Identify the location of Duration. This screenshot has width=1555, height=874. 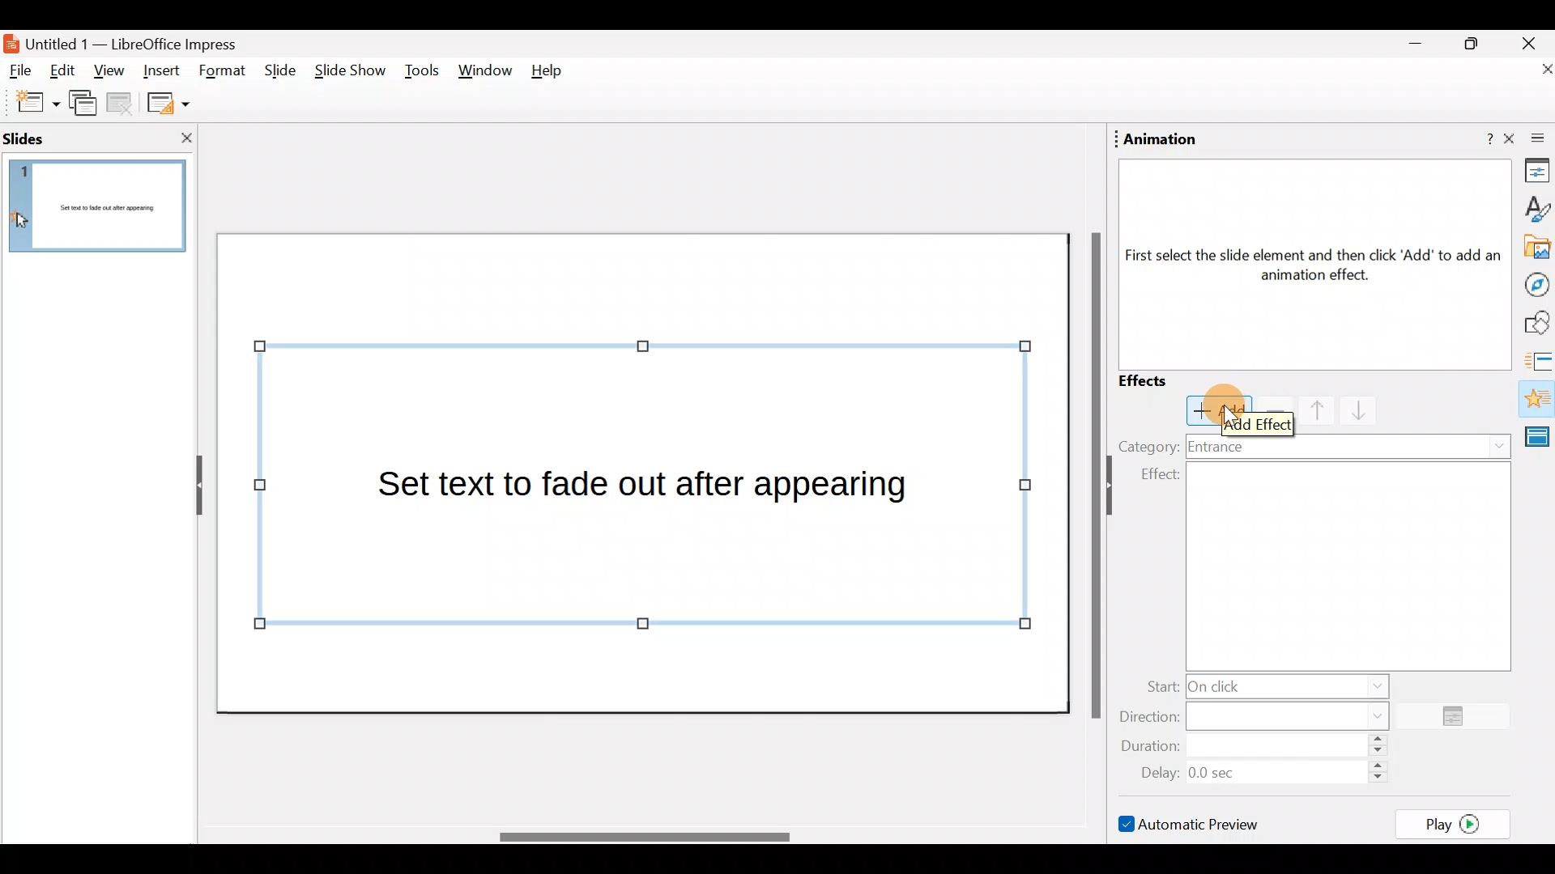
(1259, 747).